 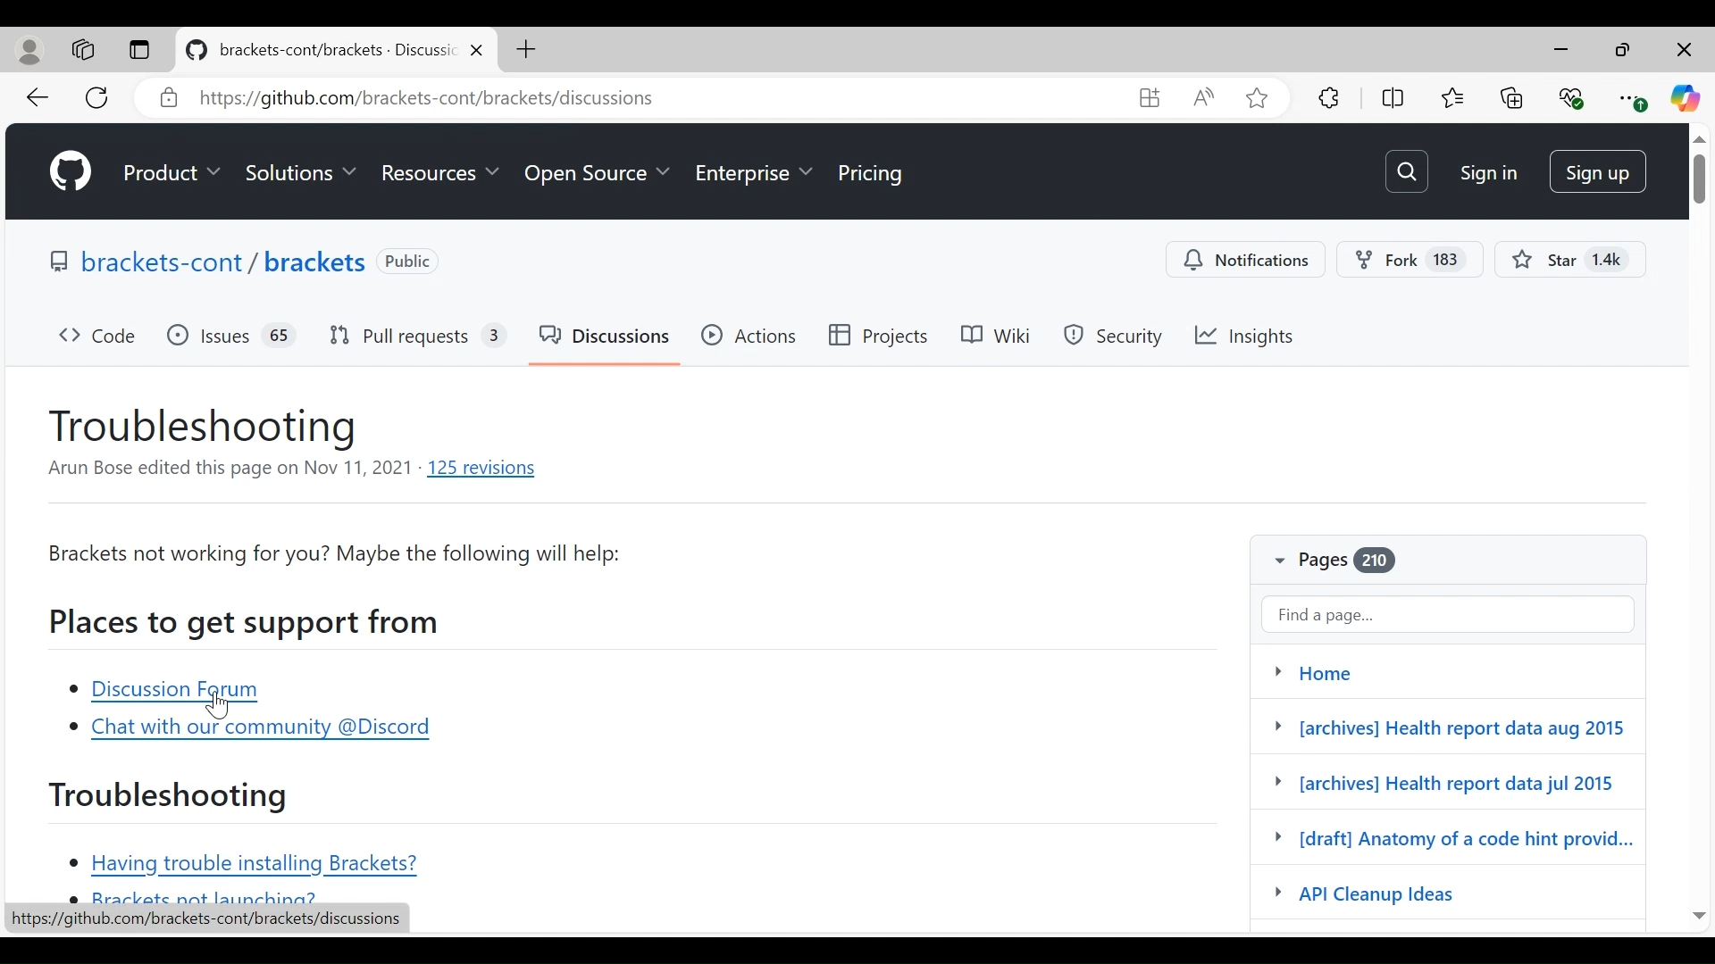 What do you see at coordinates (1443, 783) in the screenshot?
I see `Health Report data jul 2015` at bounding box center [1443, 783].